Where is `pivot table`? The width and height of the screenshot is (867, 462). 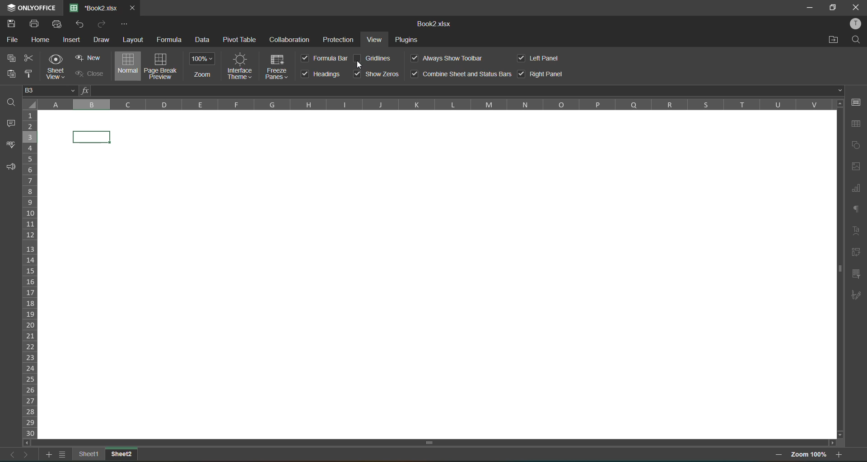
pivot table is located at coordinates (858, 254).